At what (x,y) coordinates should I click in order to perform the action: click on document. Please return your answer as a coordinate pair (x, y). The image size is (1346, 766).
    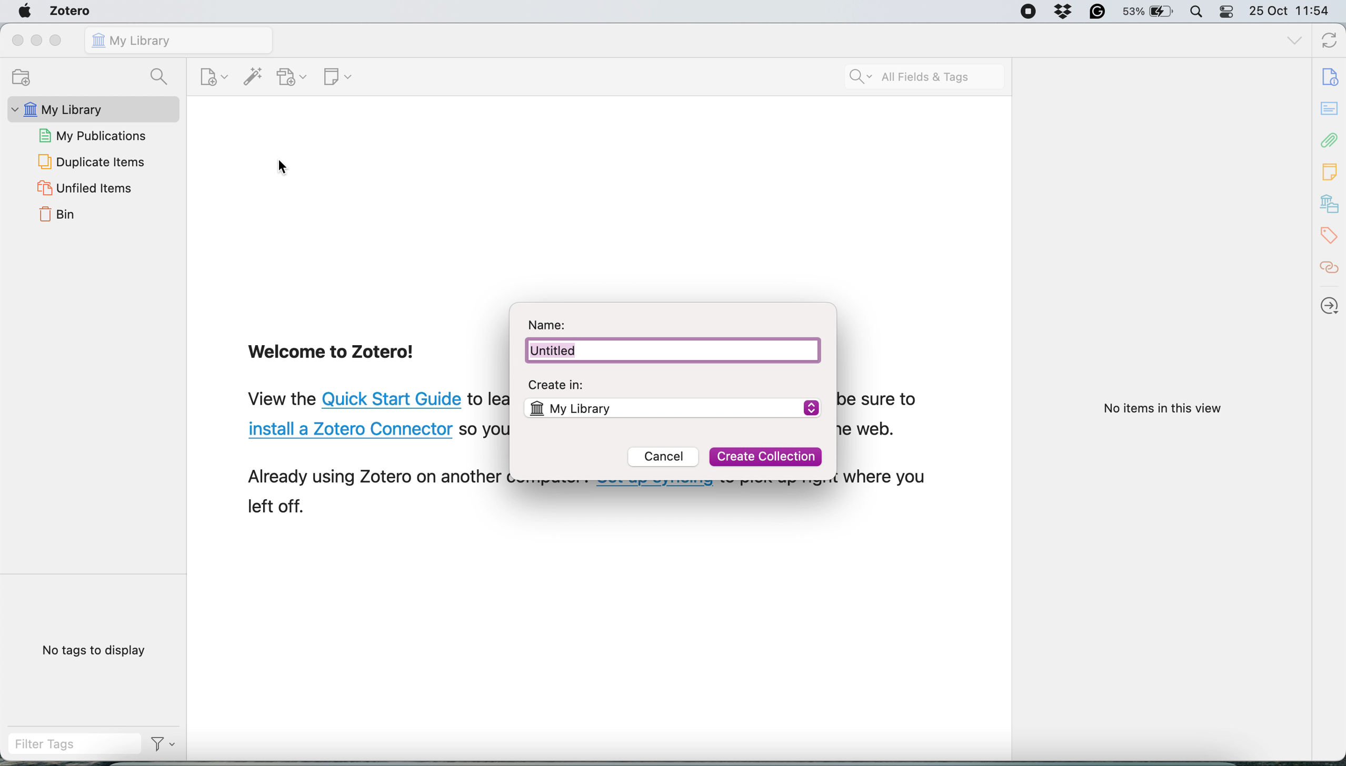
    Looking at the image, I should click on (1332, 77).